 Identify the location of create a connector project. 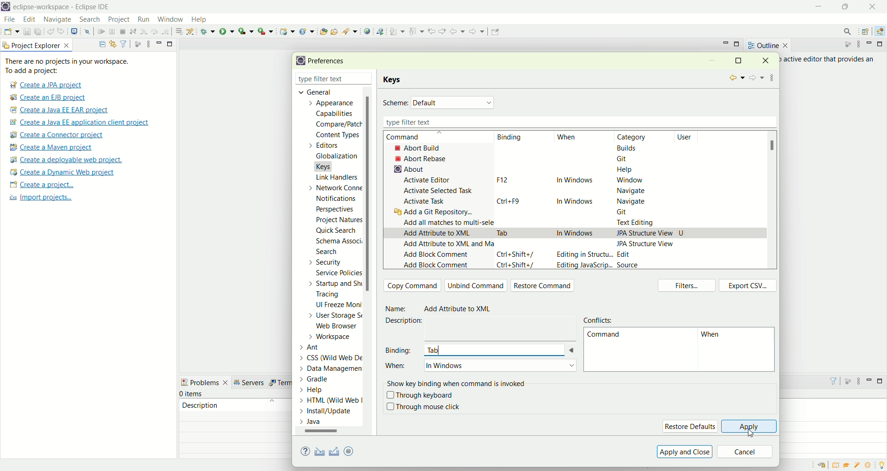
(55, 136).